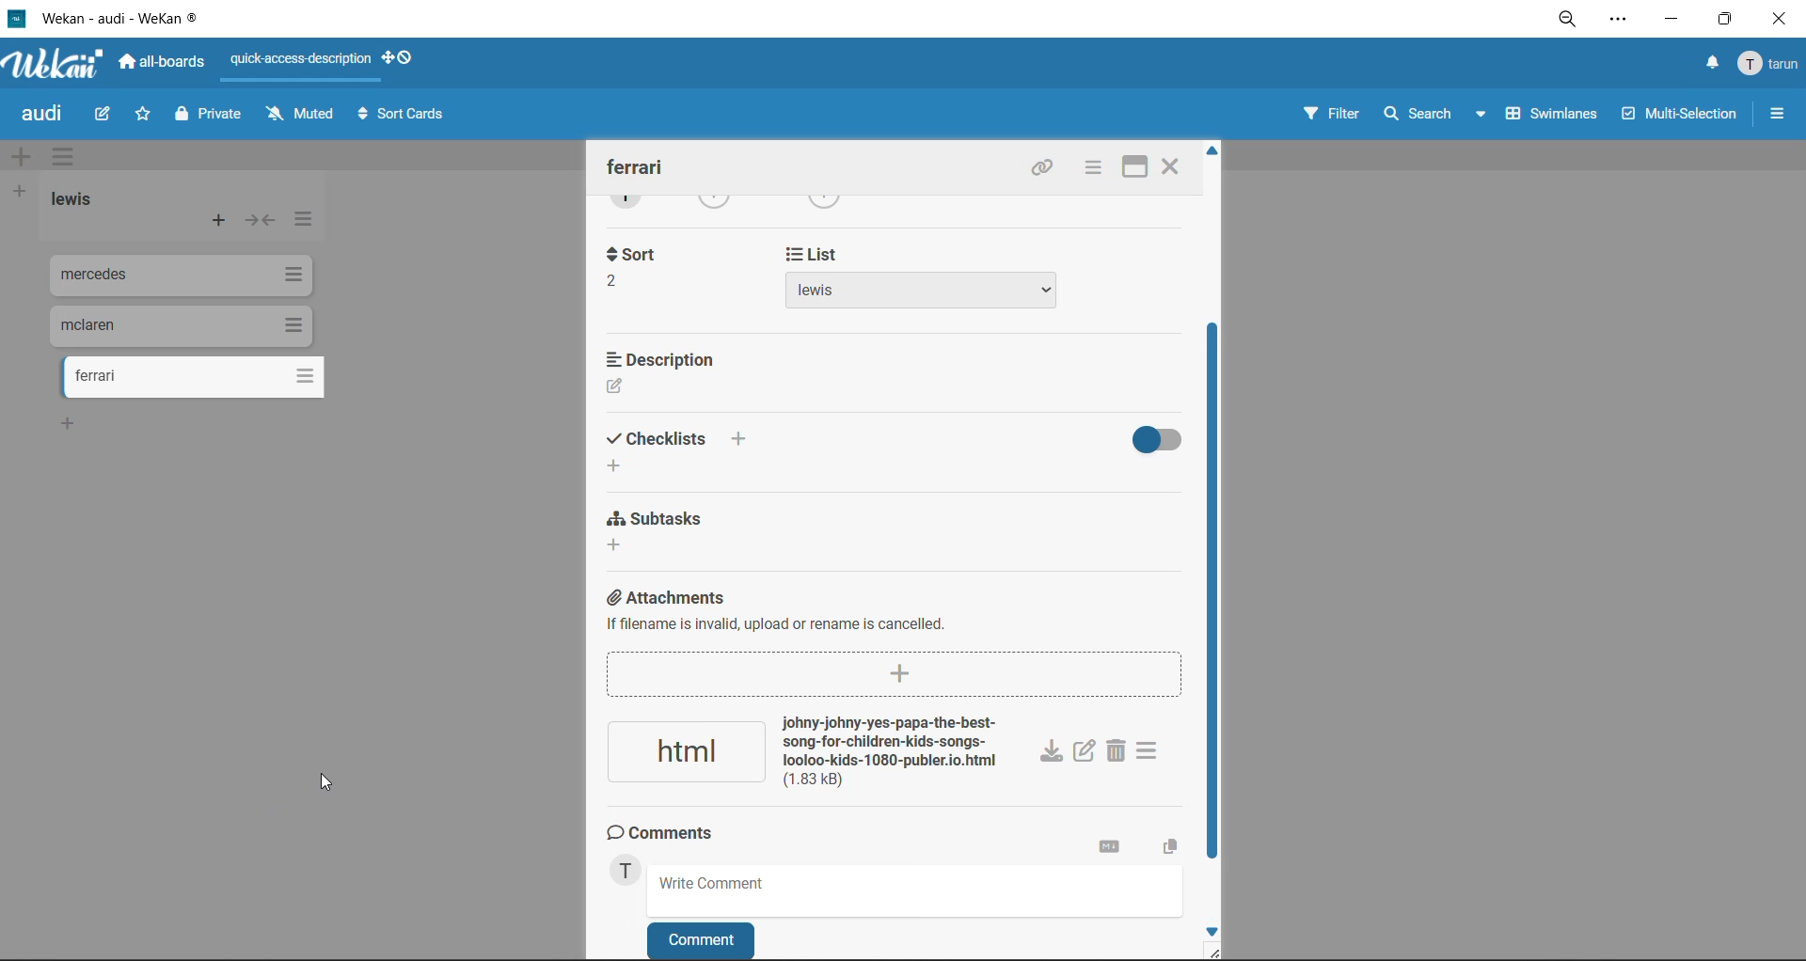  What do you see at coordinates (1724, 21) in the screenshot?
I see `maximize` at bounding box center [1724, 21].